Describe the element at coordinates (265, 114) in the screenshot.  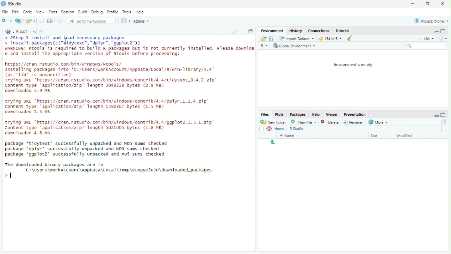
I see `Files` at that location.